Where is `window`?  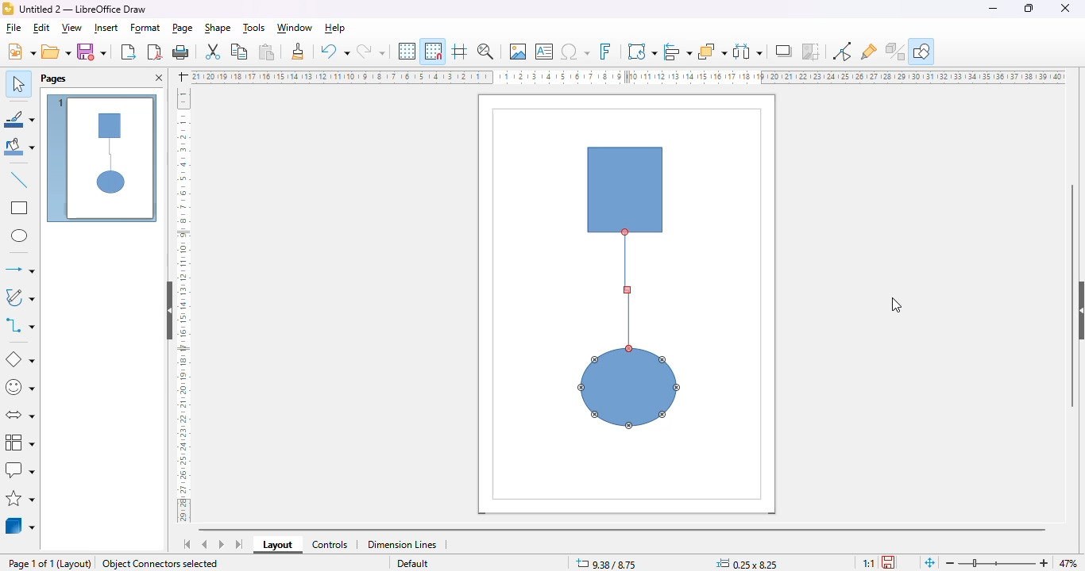 window is located at coordinates (295, 28).